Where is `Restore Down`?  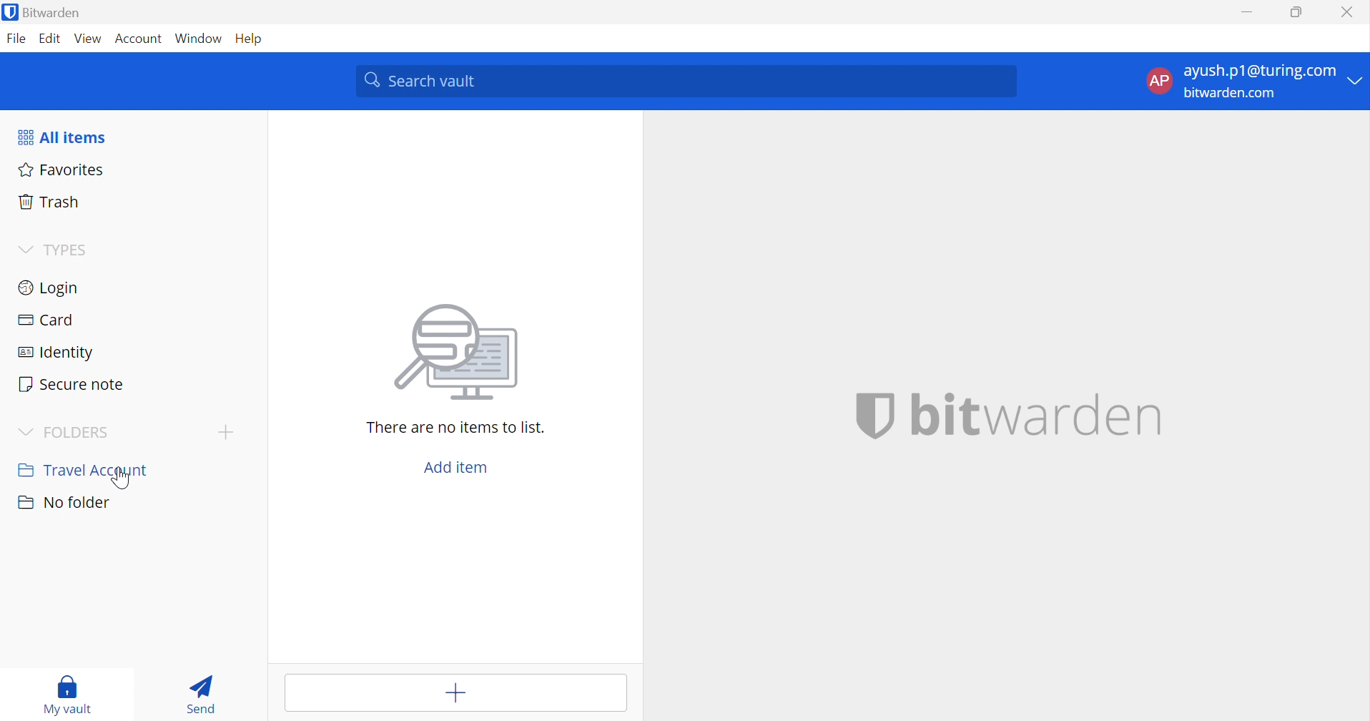 Restore Down is located at coordinates (1296, 15).